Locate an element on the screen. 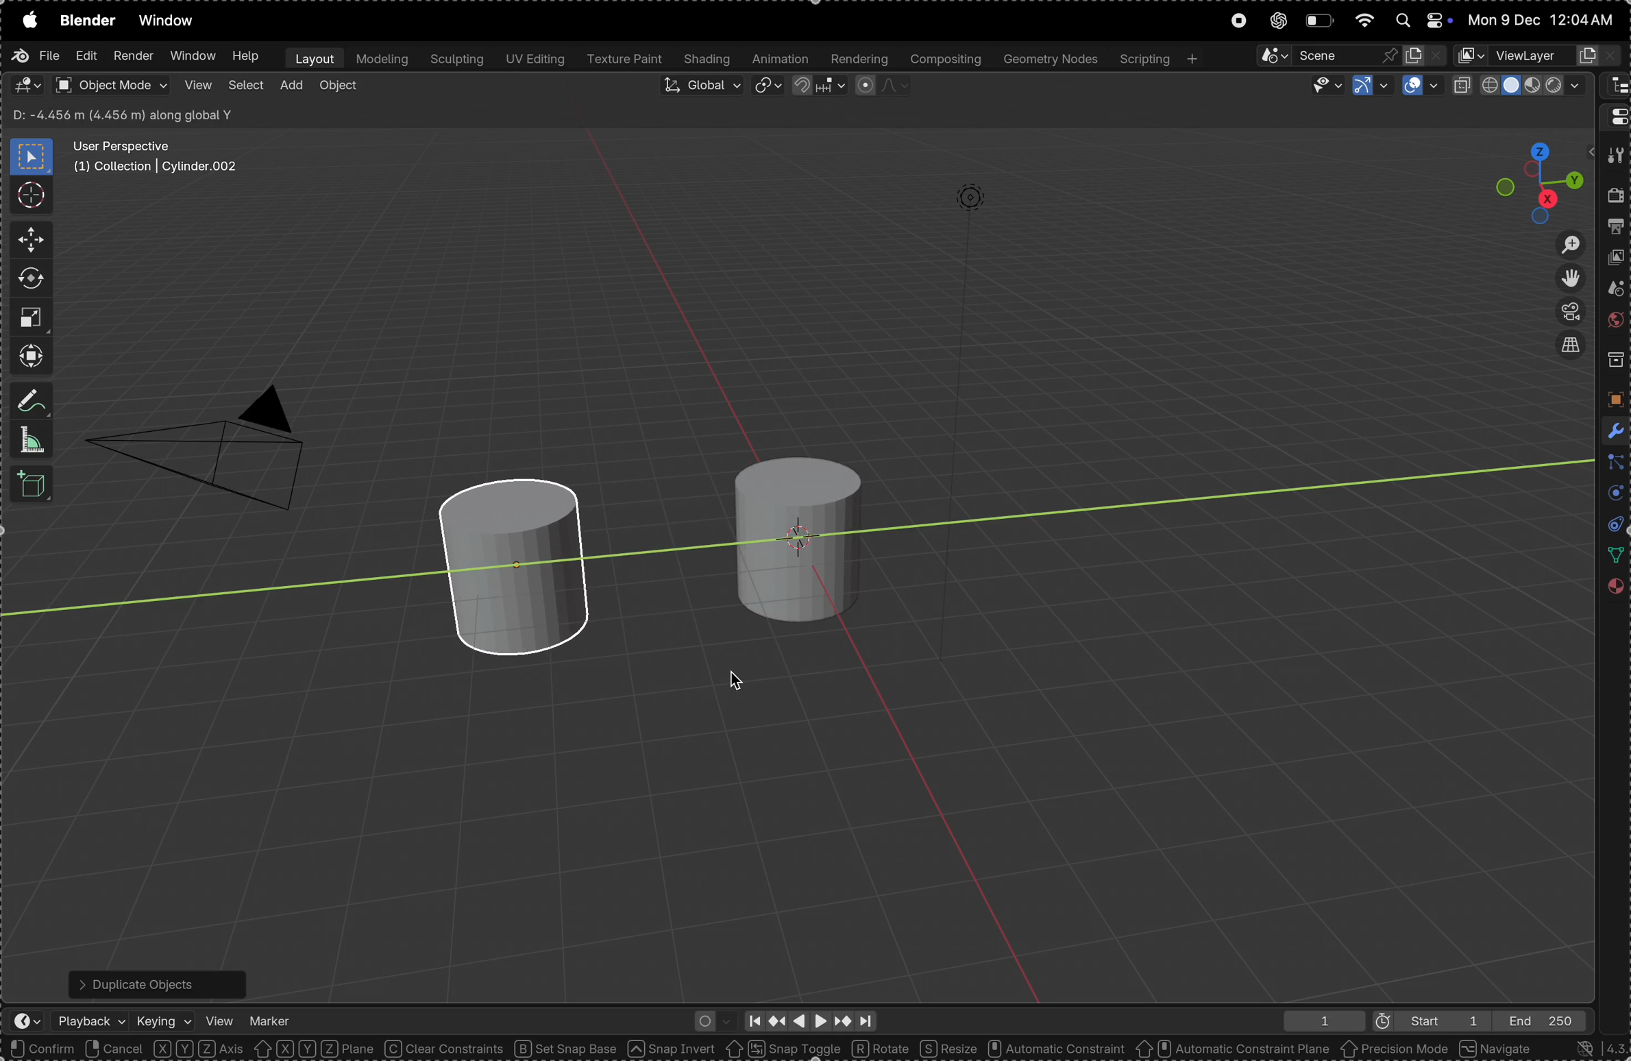  layout is located at coordinates (311, 58).